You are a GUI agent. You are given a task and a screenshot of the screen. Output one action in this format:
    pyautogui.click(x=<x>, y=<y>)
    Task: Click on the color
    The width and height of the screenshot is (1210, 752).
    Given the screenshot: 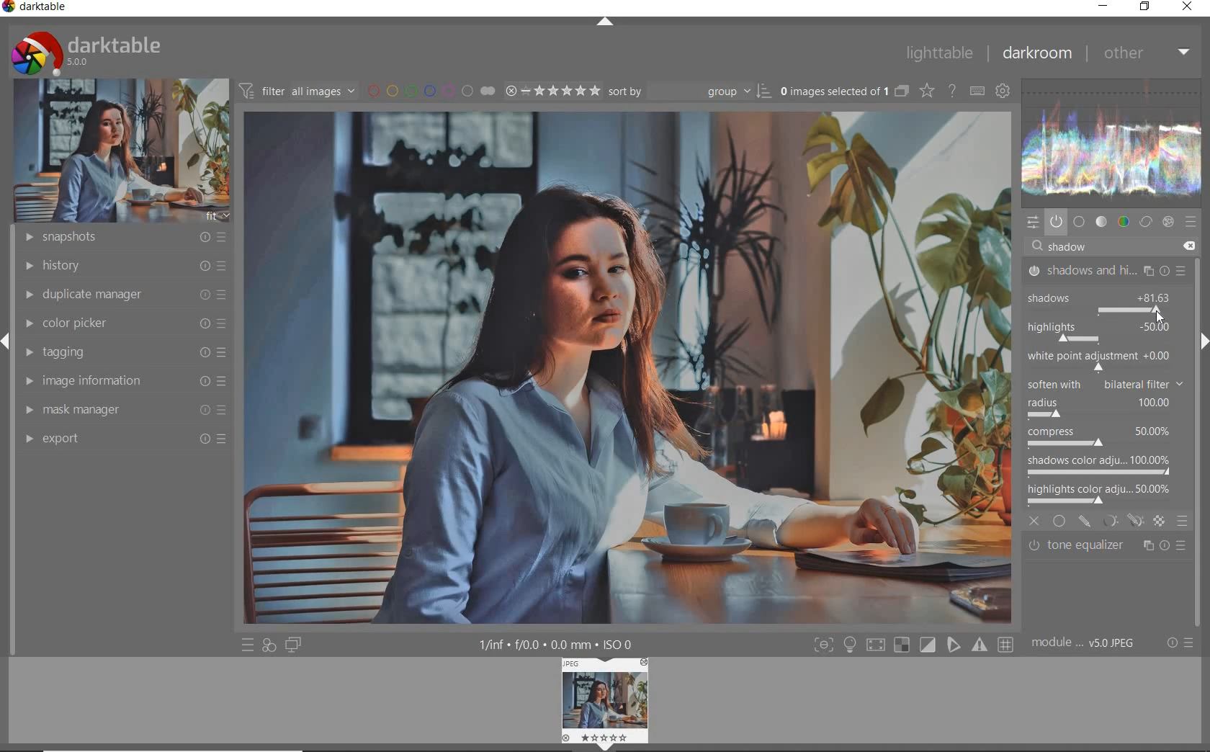 What is the action you would take?
    pyautogui.click(x=1122, y=222)
    